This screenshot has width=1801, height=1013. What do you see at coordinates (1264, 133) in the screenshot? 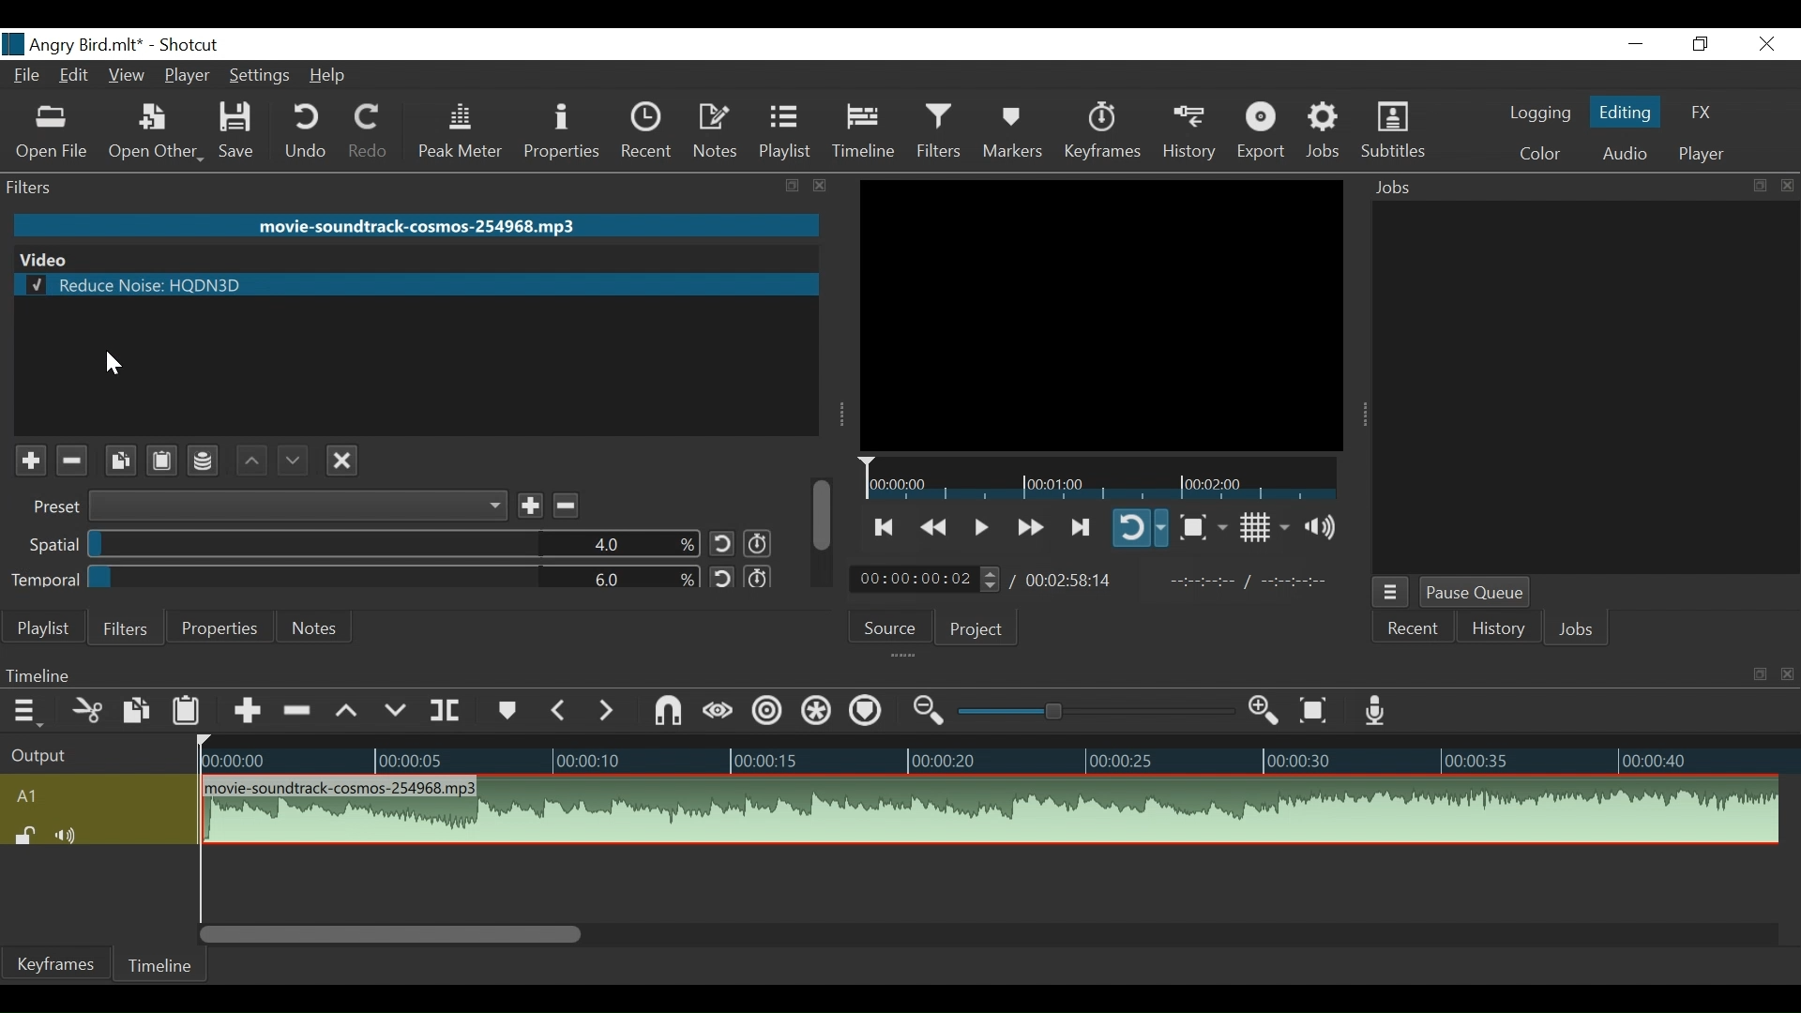
I see `Export` at bounding box center [1264, 133].